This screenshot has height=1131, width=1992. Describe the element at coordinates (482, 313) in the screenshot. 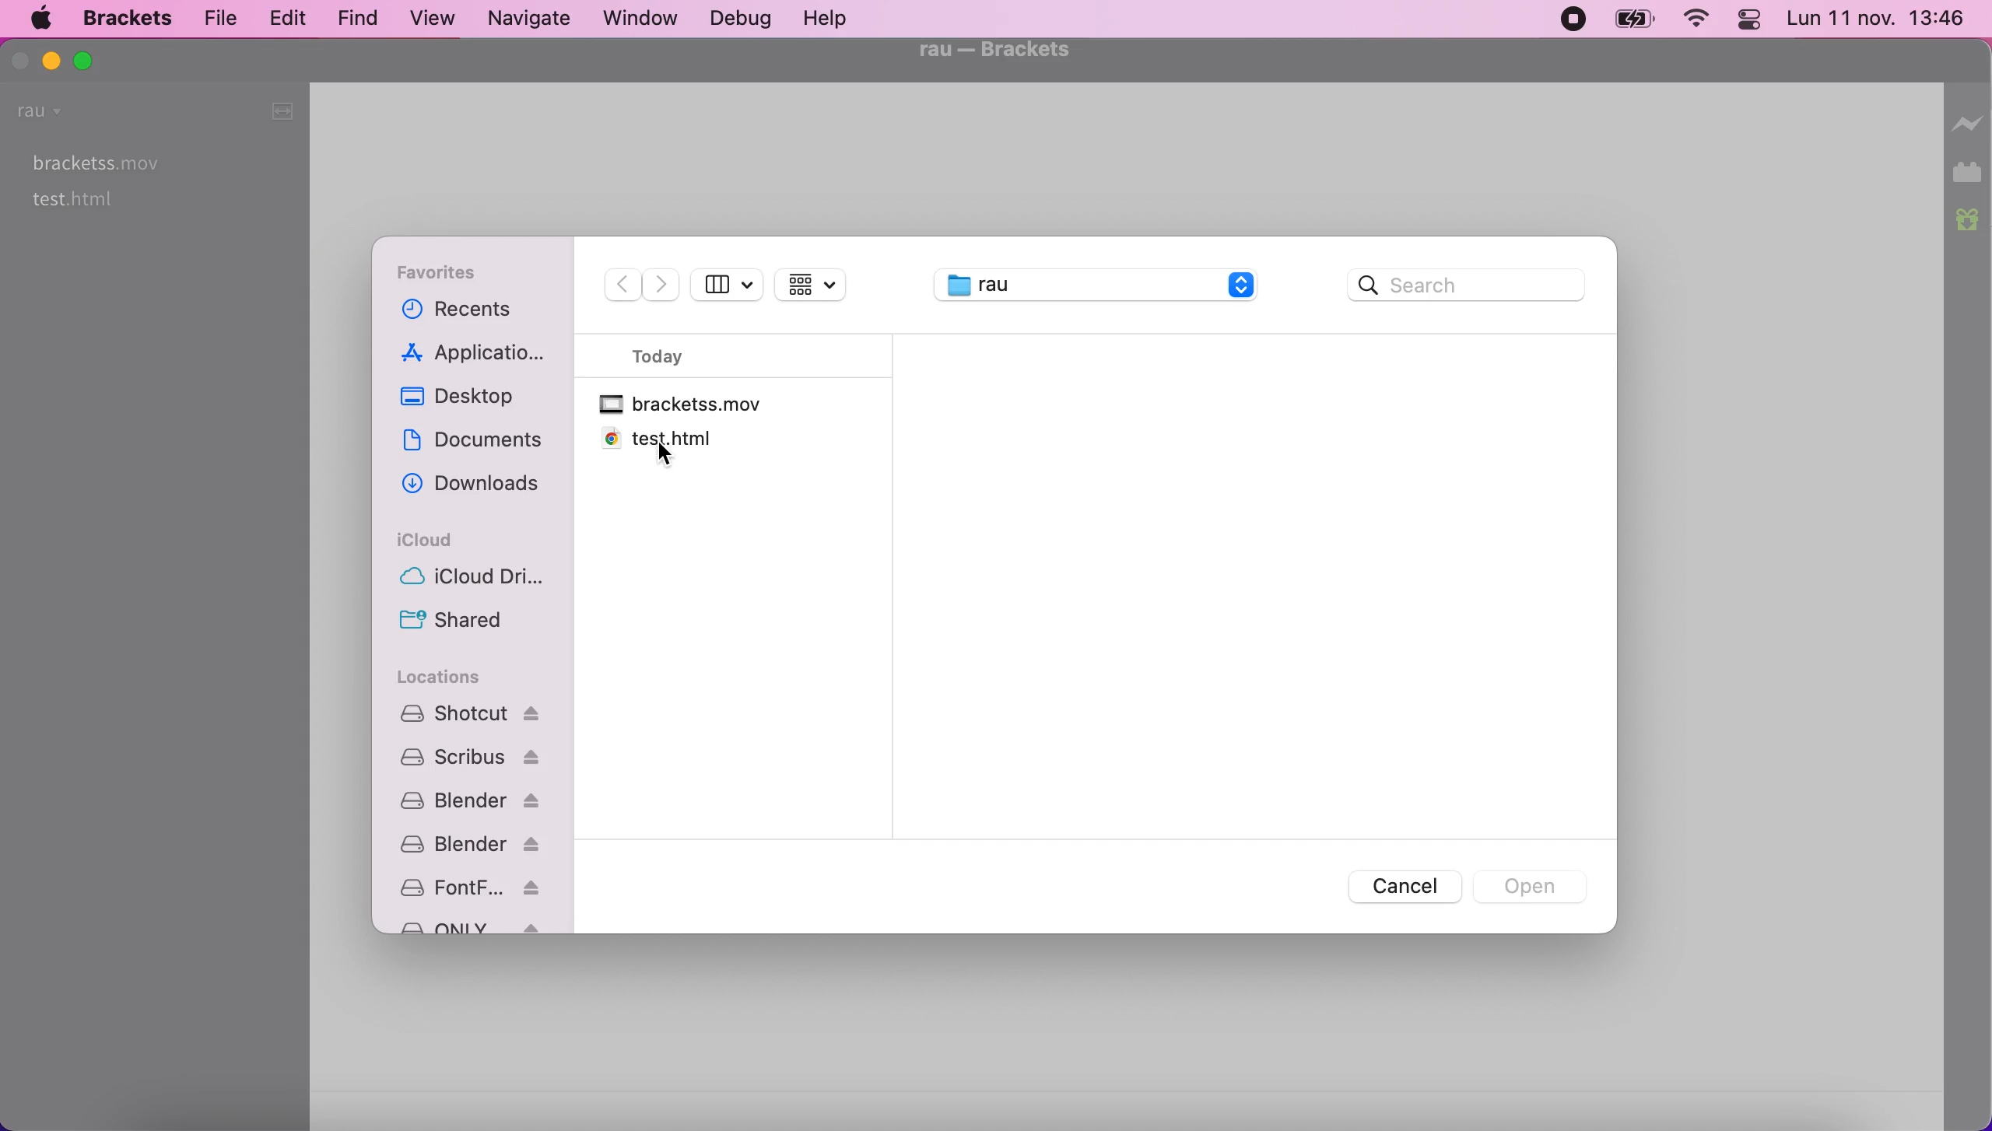

I see `recents` at that location.